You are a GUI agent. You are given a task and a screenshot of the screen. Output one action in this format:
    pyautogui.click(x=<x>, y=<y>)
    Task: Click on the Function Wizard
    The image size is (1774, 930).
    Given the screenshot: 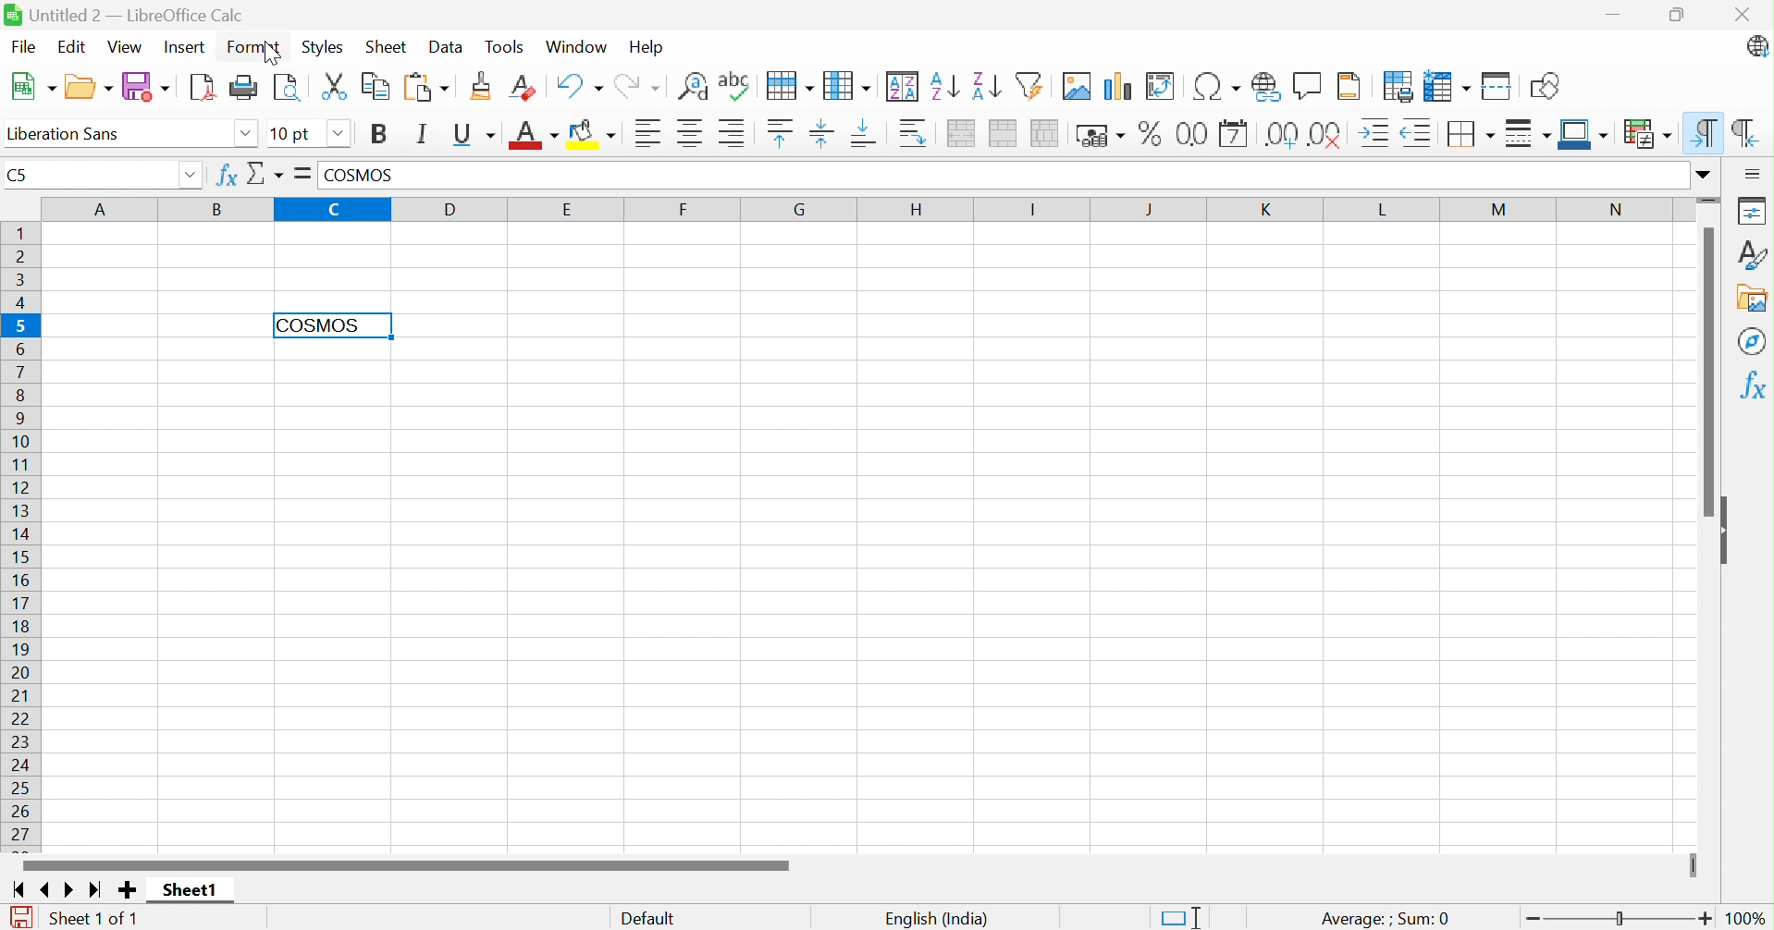 What is the action you would take?
    pyautogui.click(x=225, y=174)
    